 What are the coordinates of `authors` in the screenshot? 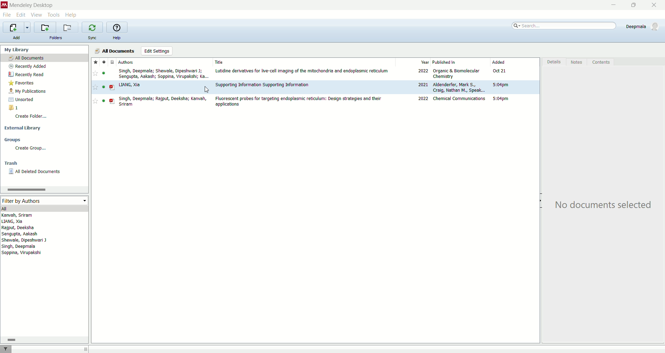 It's located at (126, 62).